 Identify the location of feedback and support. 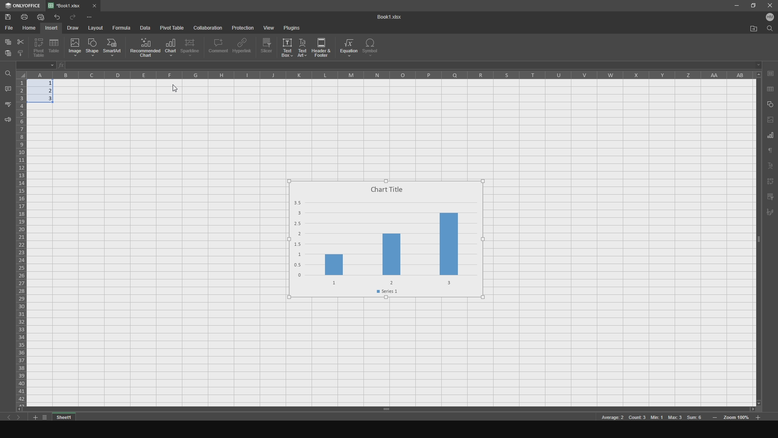
(7, 121).